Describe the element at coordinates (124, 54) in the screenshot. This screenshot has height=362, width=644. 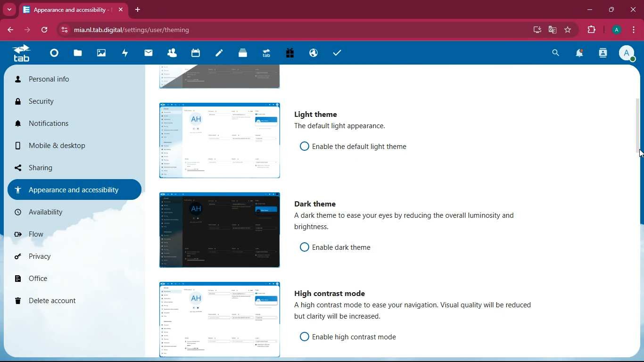
I see `activity` at that location.